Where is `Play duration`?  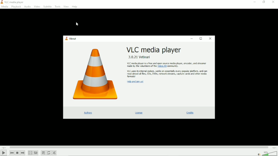
Play duration is located at coordinates (139, 147).